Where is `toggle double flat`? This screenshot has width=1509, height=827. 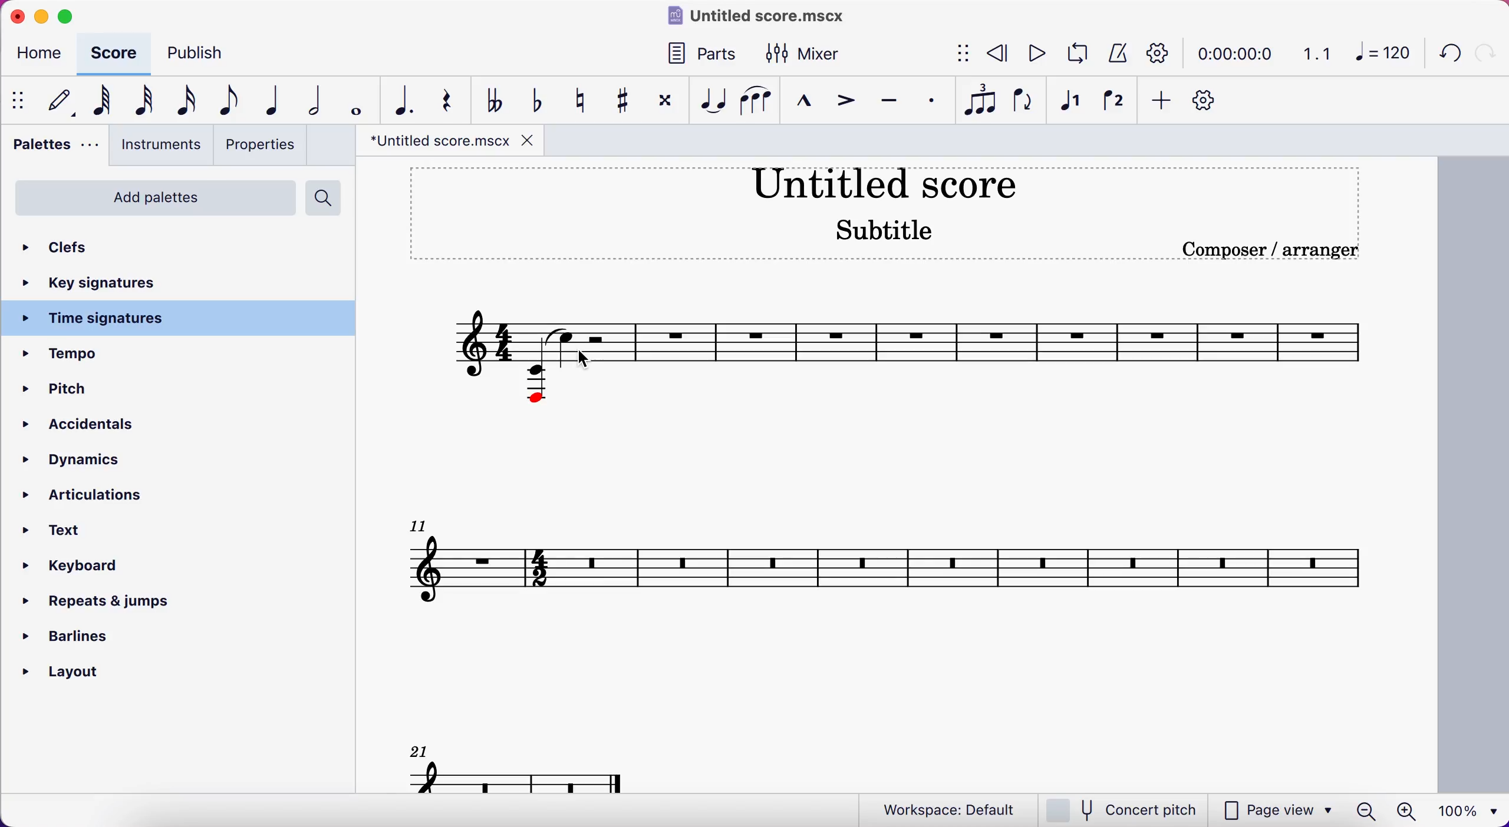
toggle double flat is located at coordinates (497, 100).